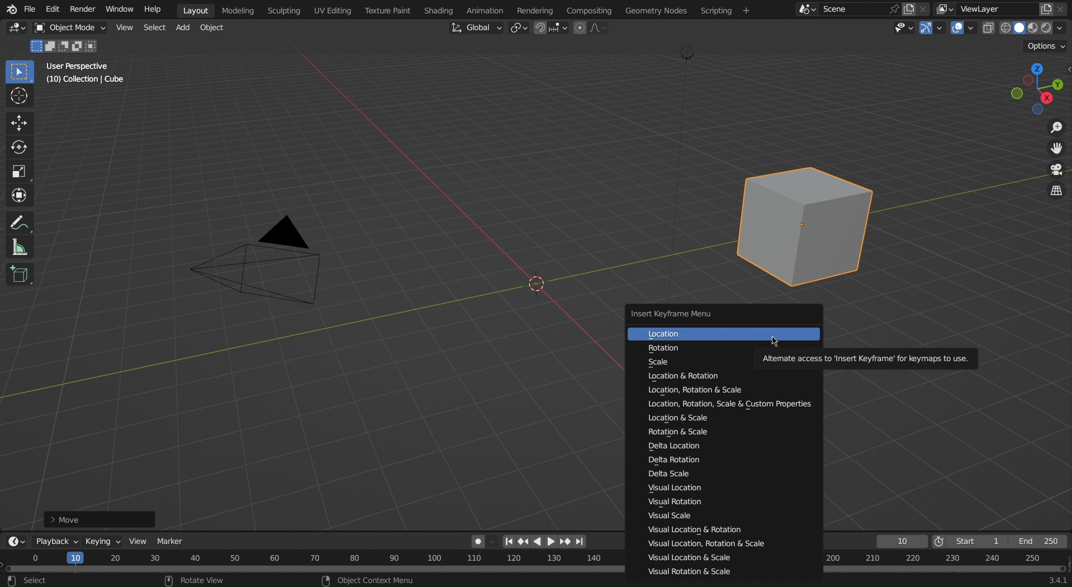 The image size is (1072, 587). What do you see at coordinates (707, 314) in the screenshot?
I see `Insert Keyframe Menu` at bounding box center [707, 314].